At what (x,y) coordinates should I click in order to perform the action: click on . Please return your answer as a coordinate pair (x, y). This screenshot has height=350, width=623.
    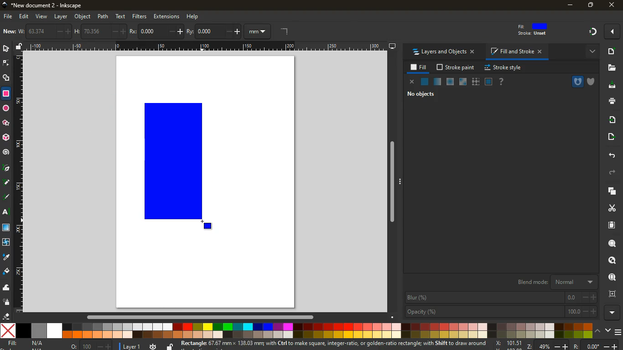
    Looking at the image, I should click on (202, 316).